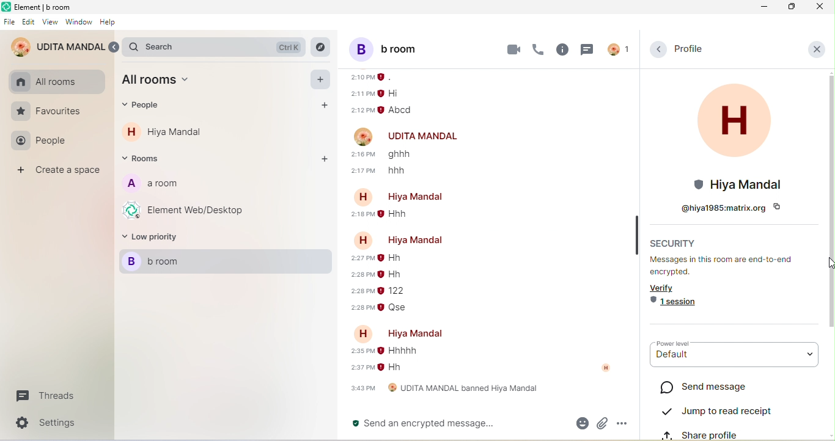 This screenshot has width=835, height=441. What do you see at coordinates (356, 276) in the screenshot?
I see `sending message time` at bounding box center [356, 276].